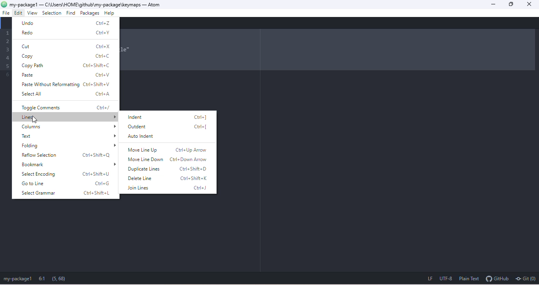  Describe the element at coordinates (69, 193) in the screenshot. I see `select grammar` at that location.